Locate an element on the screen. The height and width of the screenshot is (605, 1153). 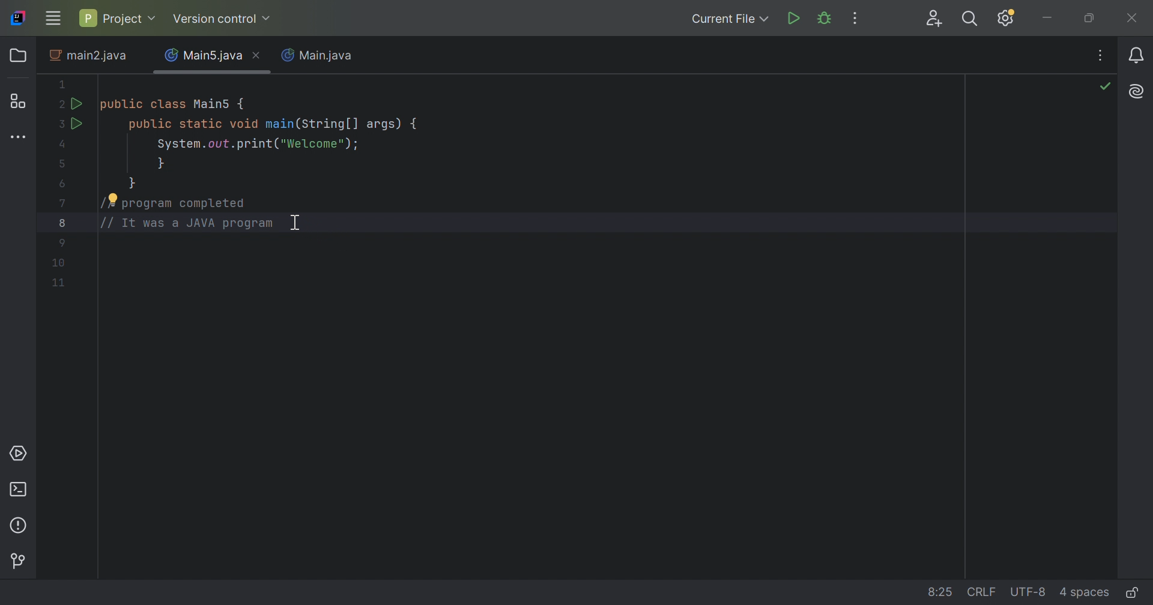
Code with me is located at coordinates (935, 19).